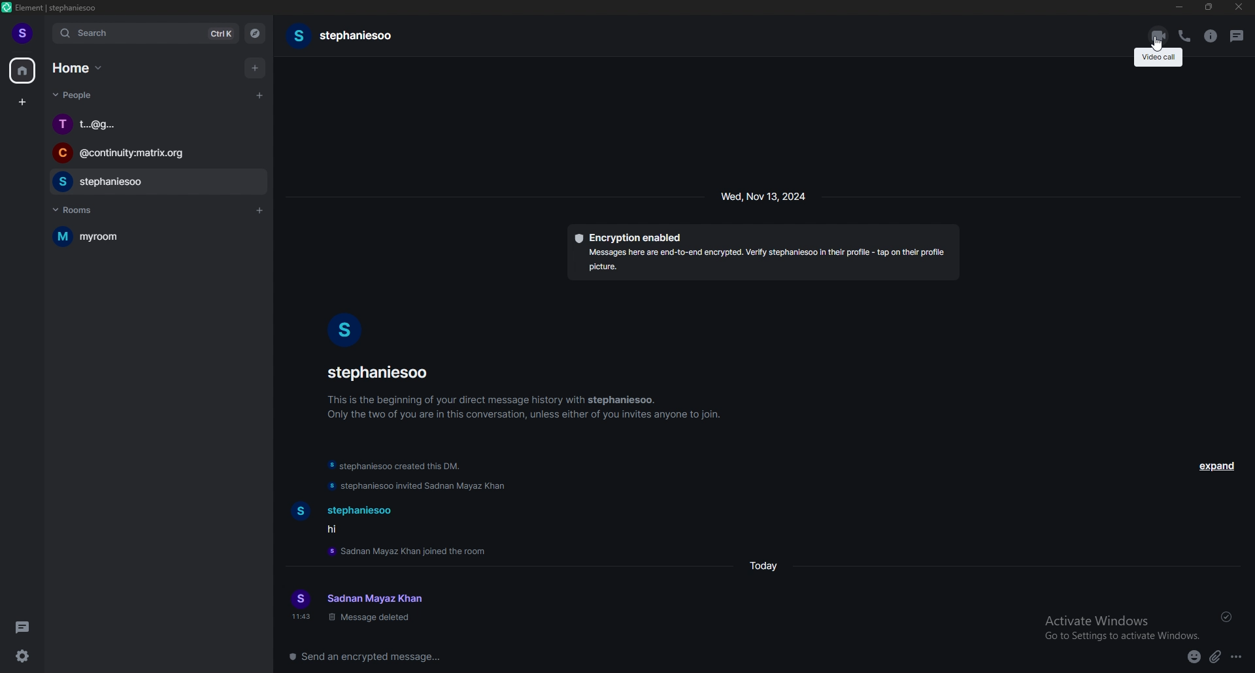  What do you see at coordinates (1216, 657) in the screenshot?
I see `attachment` at bounding box center [1216, 657].